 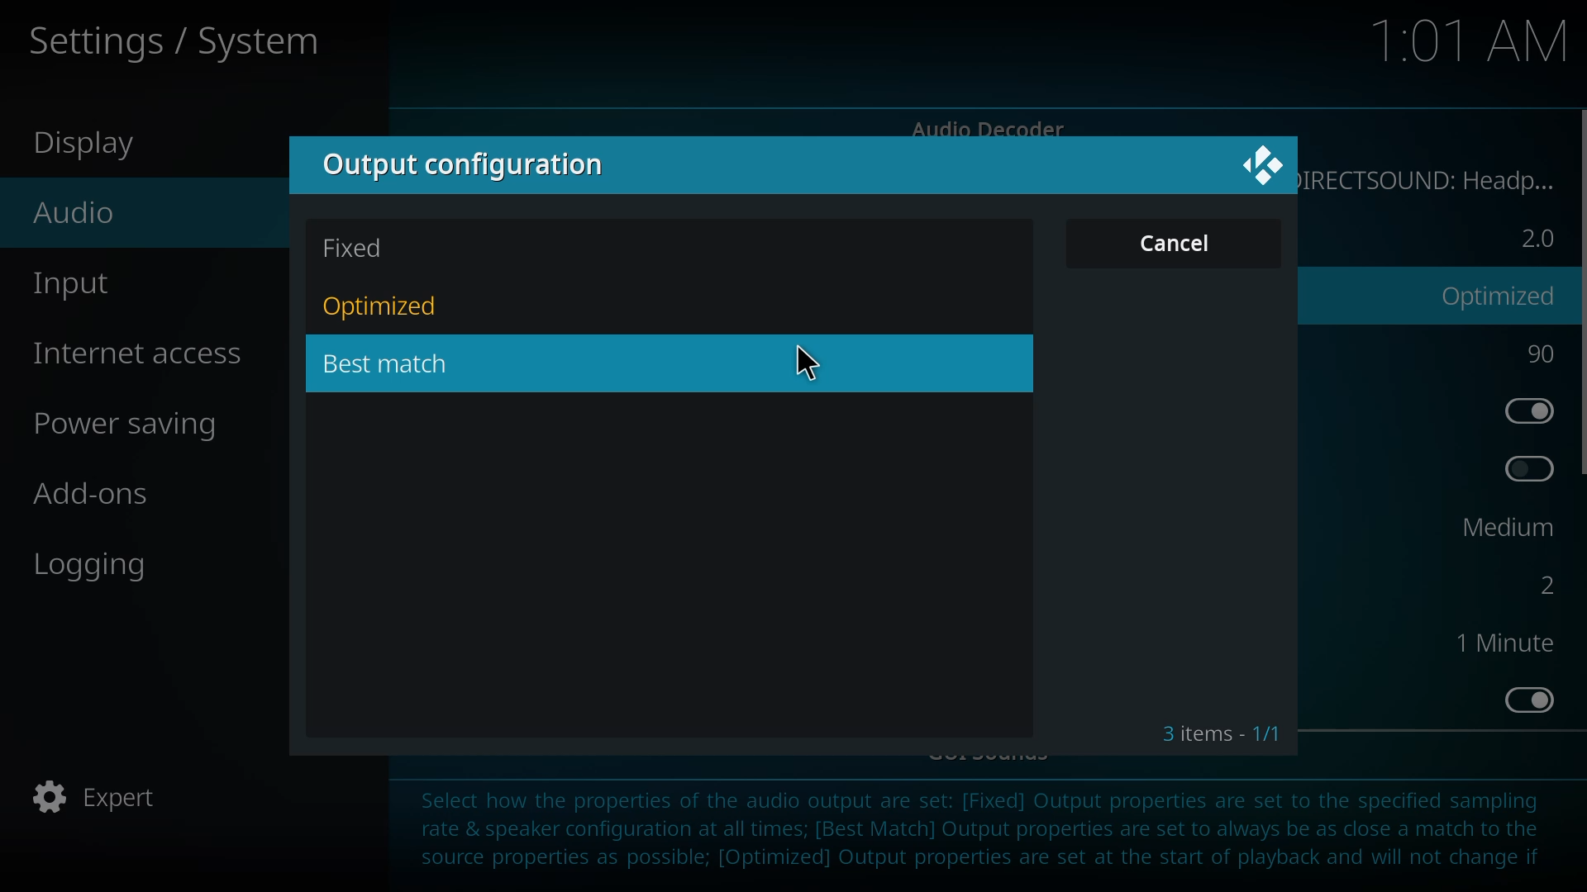 What do you see at coordinates (1179, 246) in the screenshot?
I see `cancel` at bounding box center [1179, 246].